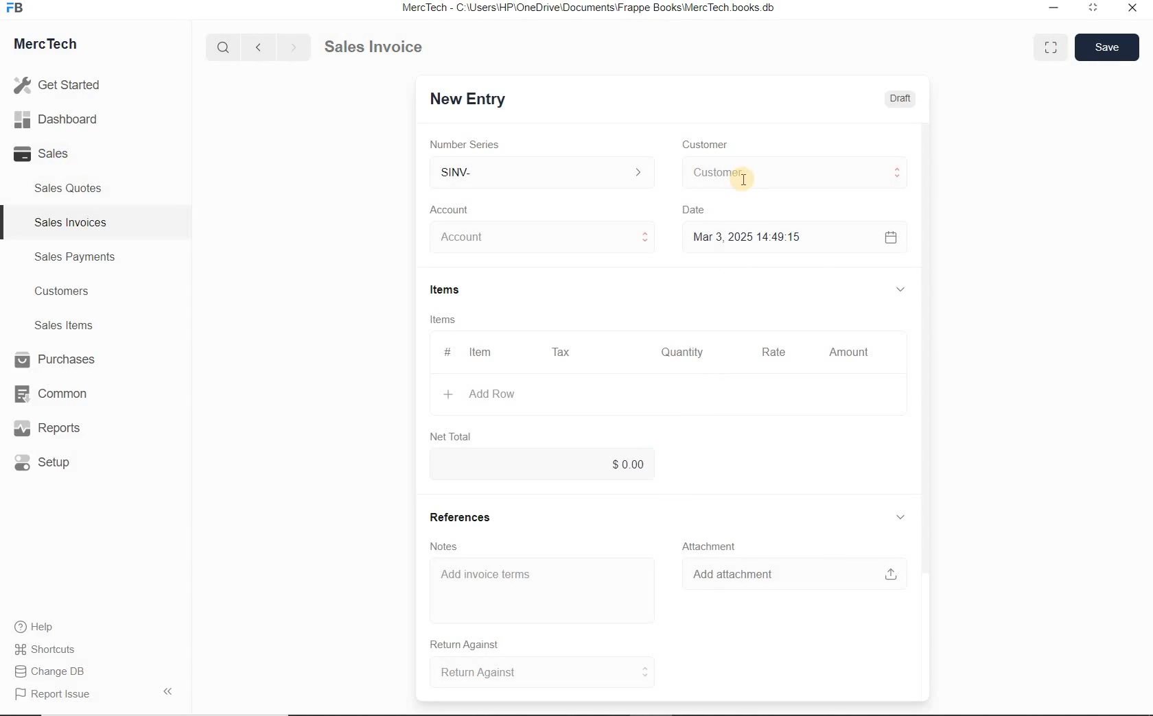 The height and width of the screenshot is (716, 1153). What do you see at coordinates (544, 239) in the screenshot?
I see `Account dropdown` at bounding box center [544, 239].